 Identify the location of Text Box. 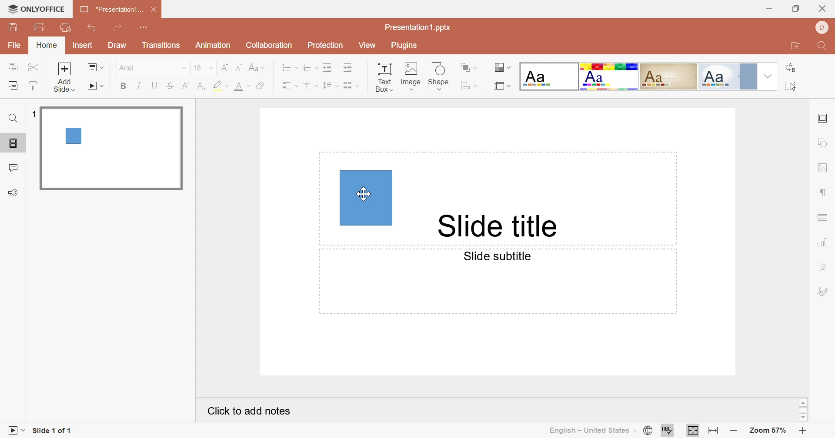
(383, 77).